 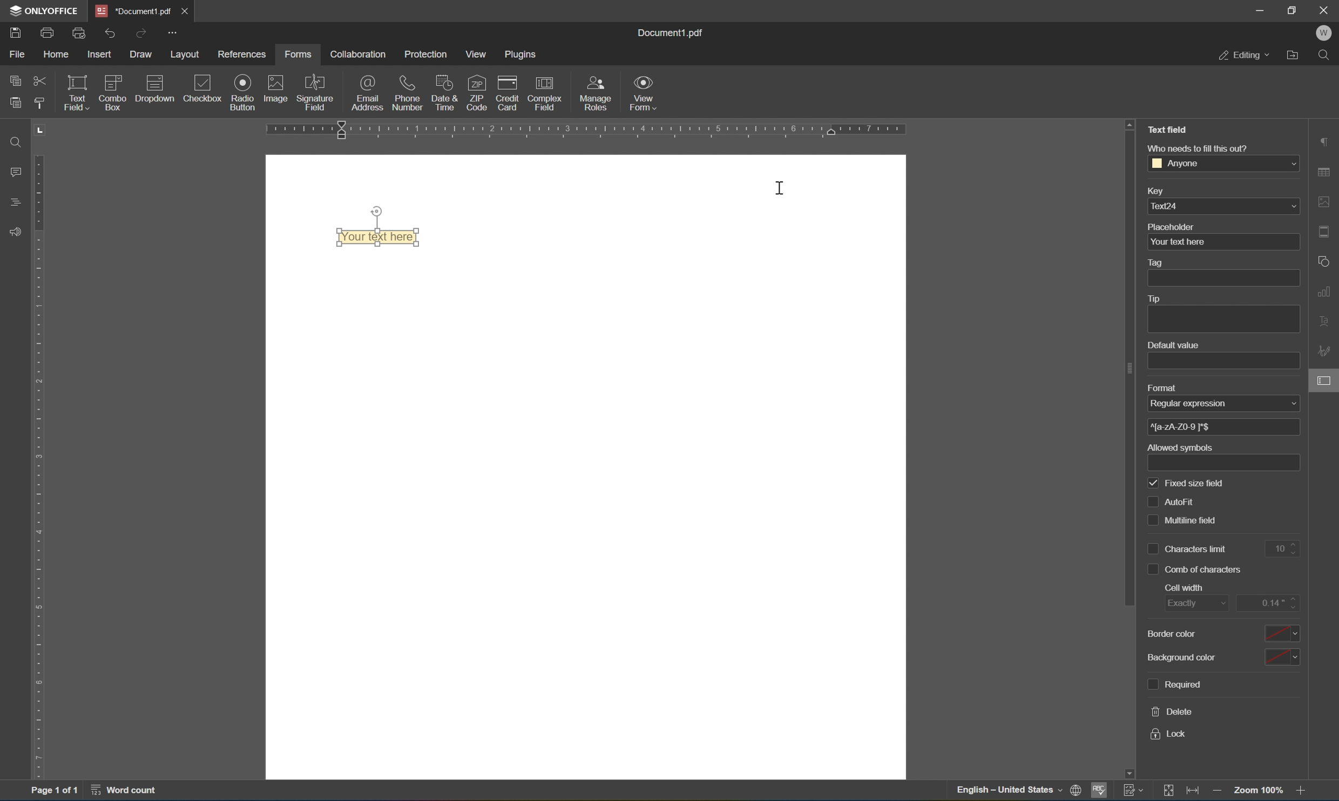 What do you see at coordinates (15, 100) in the screenshot?
I see `paste` at bounding box center [15, 100].